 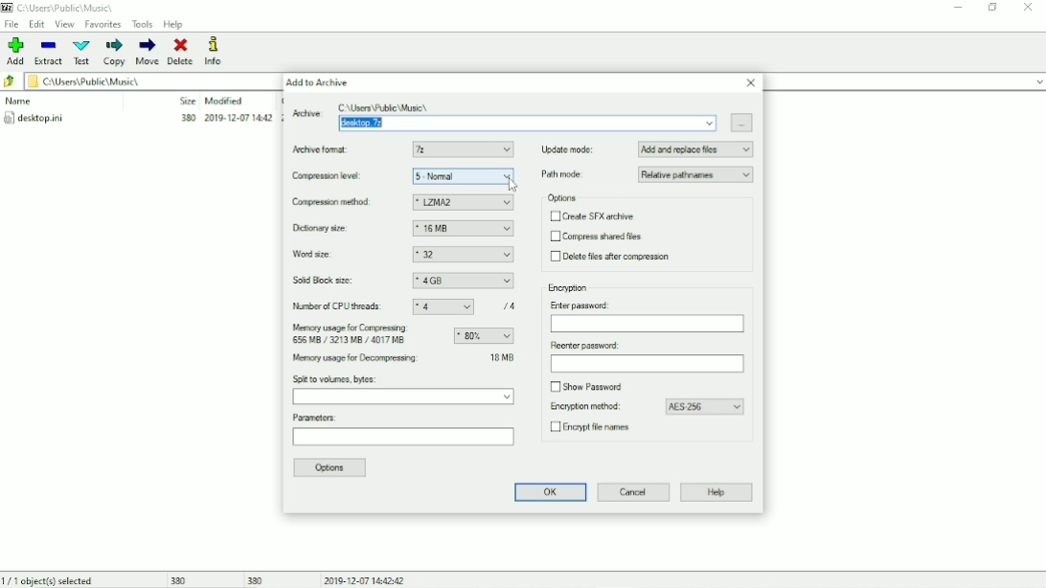 What do you see at coordinates (594, 216) in the screenshot?
I see `Create SFX archive` at bounding box center [594, 216].